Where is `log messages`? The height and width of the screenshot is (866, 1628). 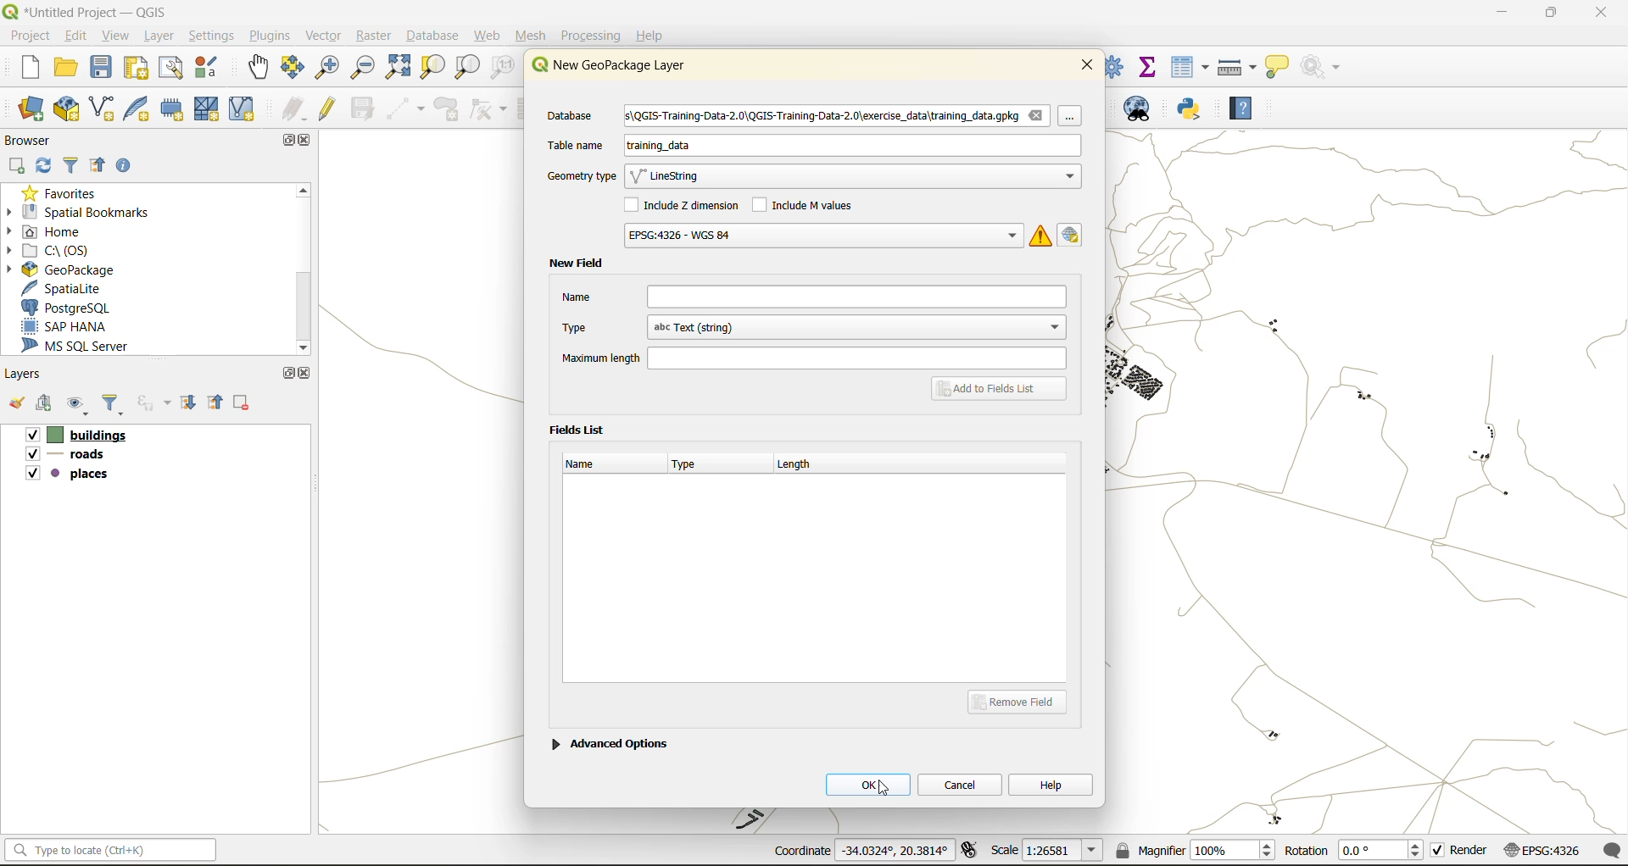 log messages is located at coordinates (1614, 850).